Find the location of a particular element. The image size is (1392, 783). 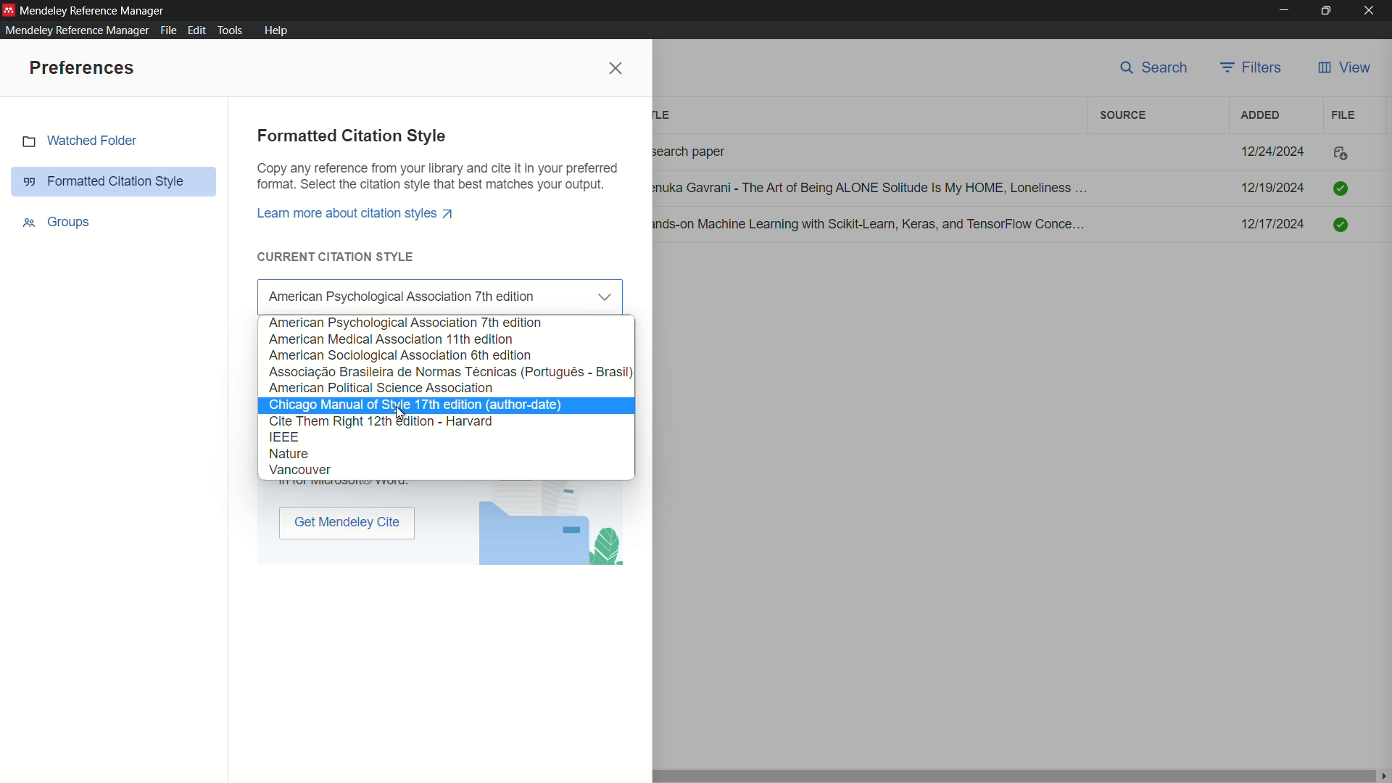

help menu is located at coordinates (275, 30).